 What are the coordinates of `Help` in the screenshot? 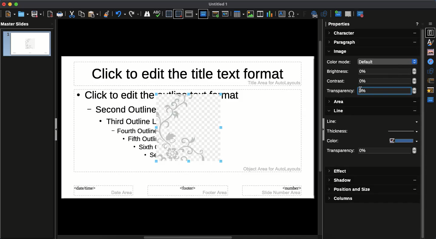 It's located at (417, 25).